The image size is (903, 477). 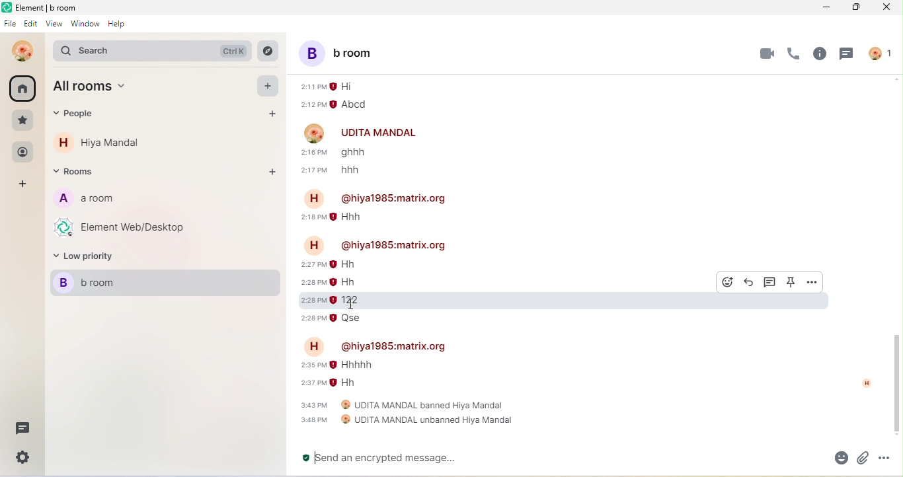 What do you see at coordinates (342, 53) in the screenshot?
I see `b room` at bounding box center [342, 53].